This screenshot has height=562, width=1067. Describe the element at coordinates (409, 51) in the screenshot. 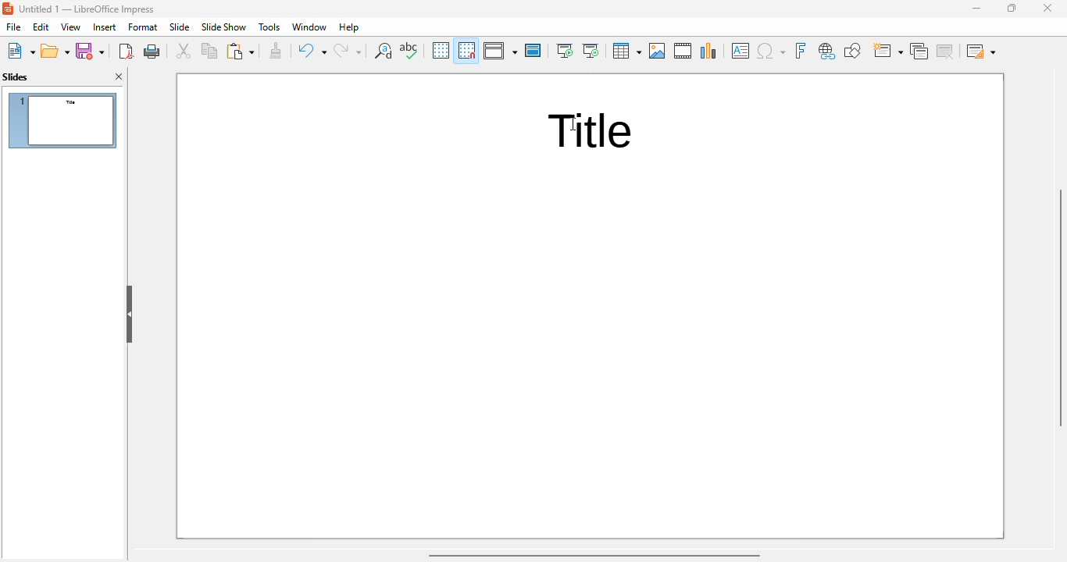

I see `spelling` at that location.